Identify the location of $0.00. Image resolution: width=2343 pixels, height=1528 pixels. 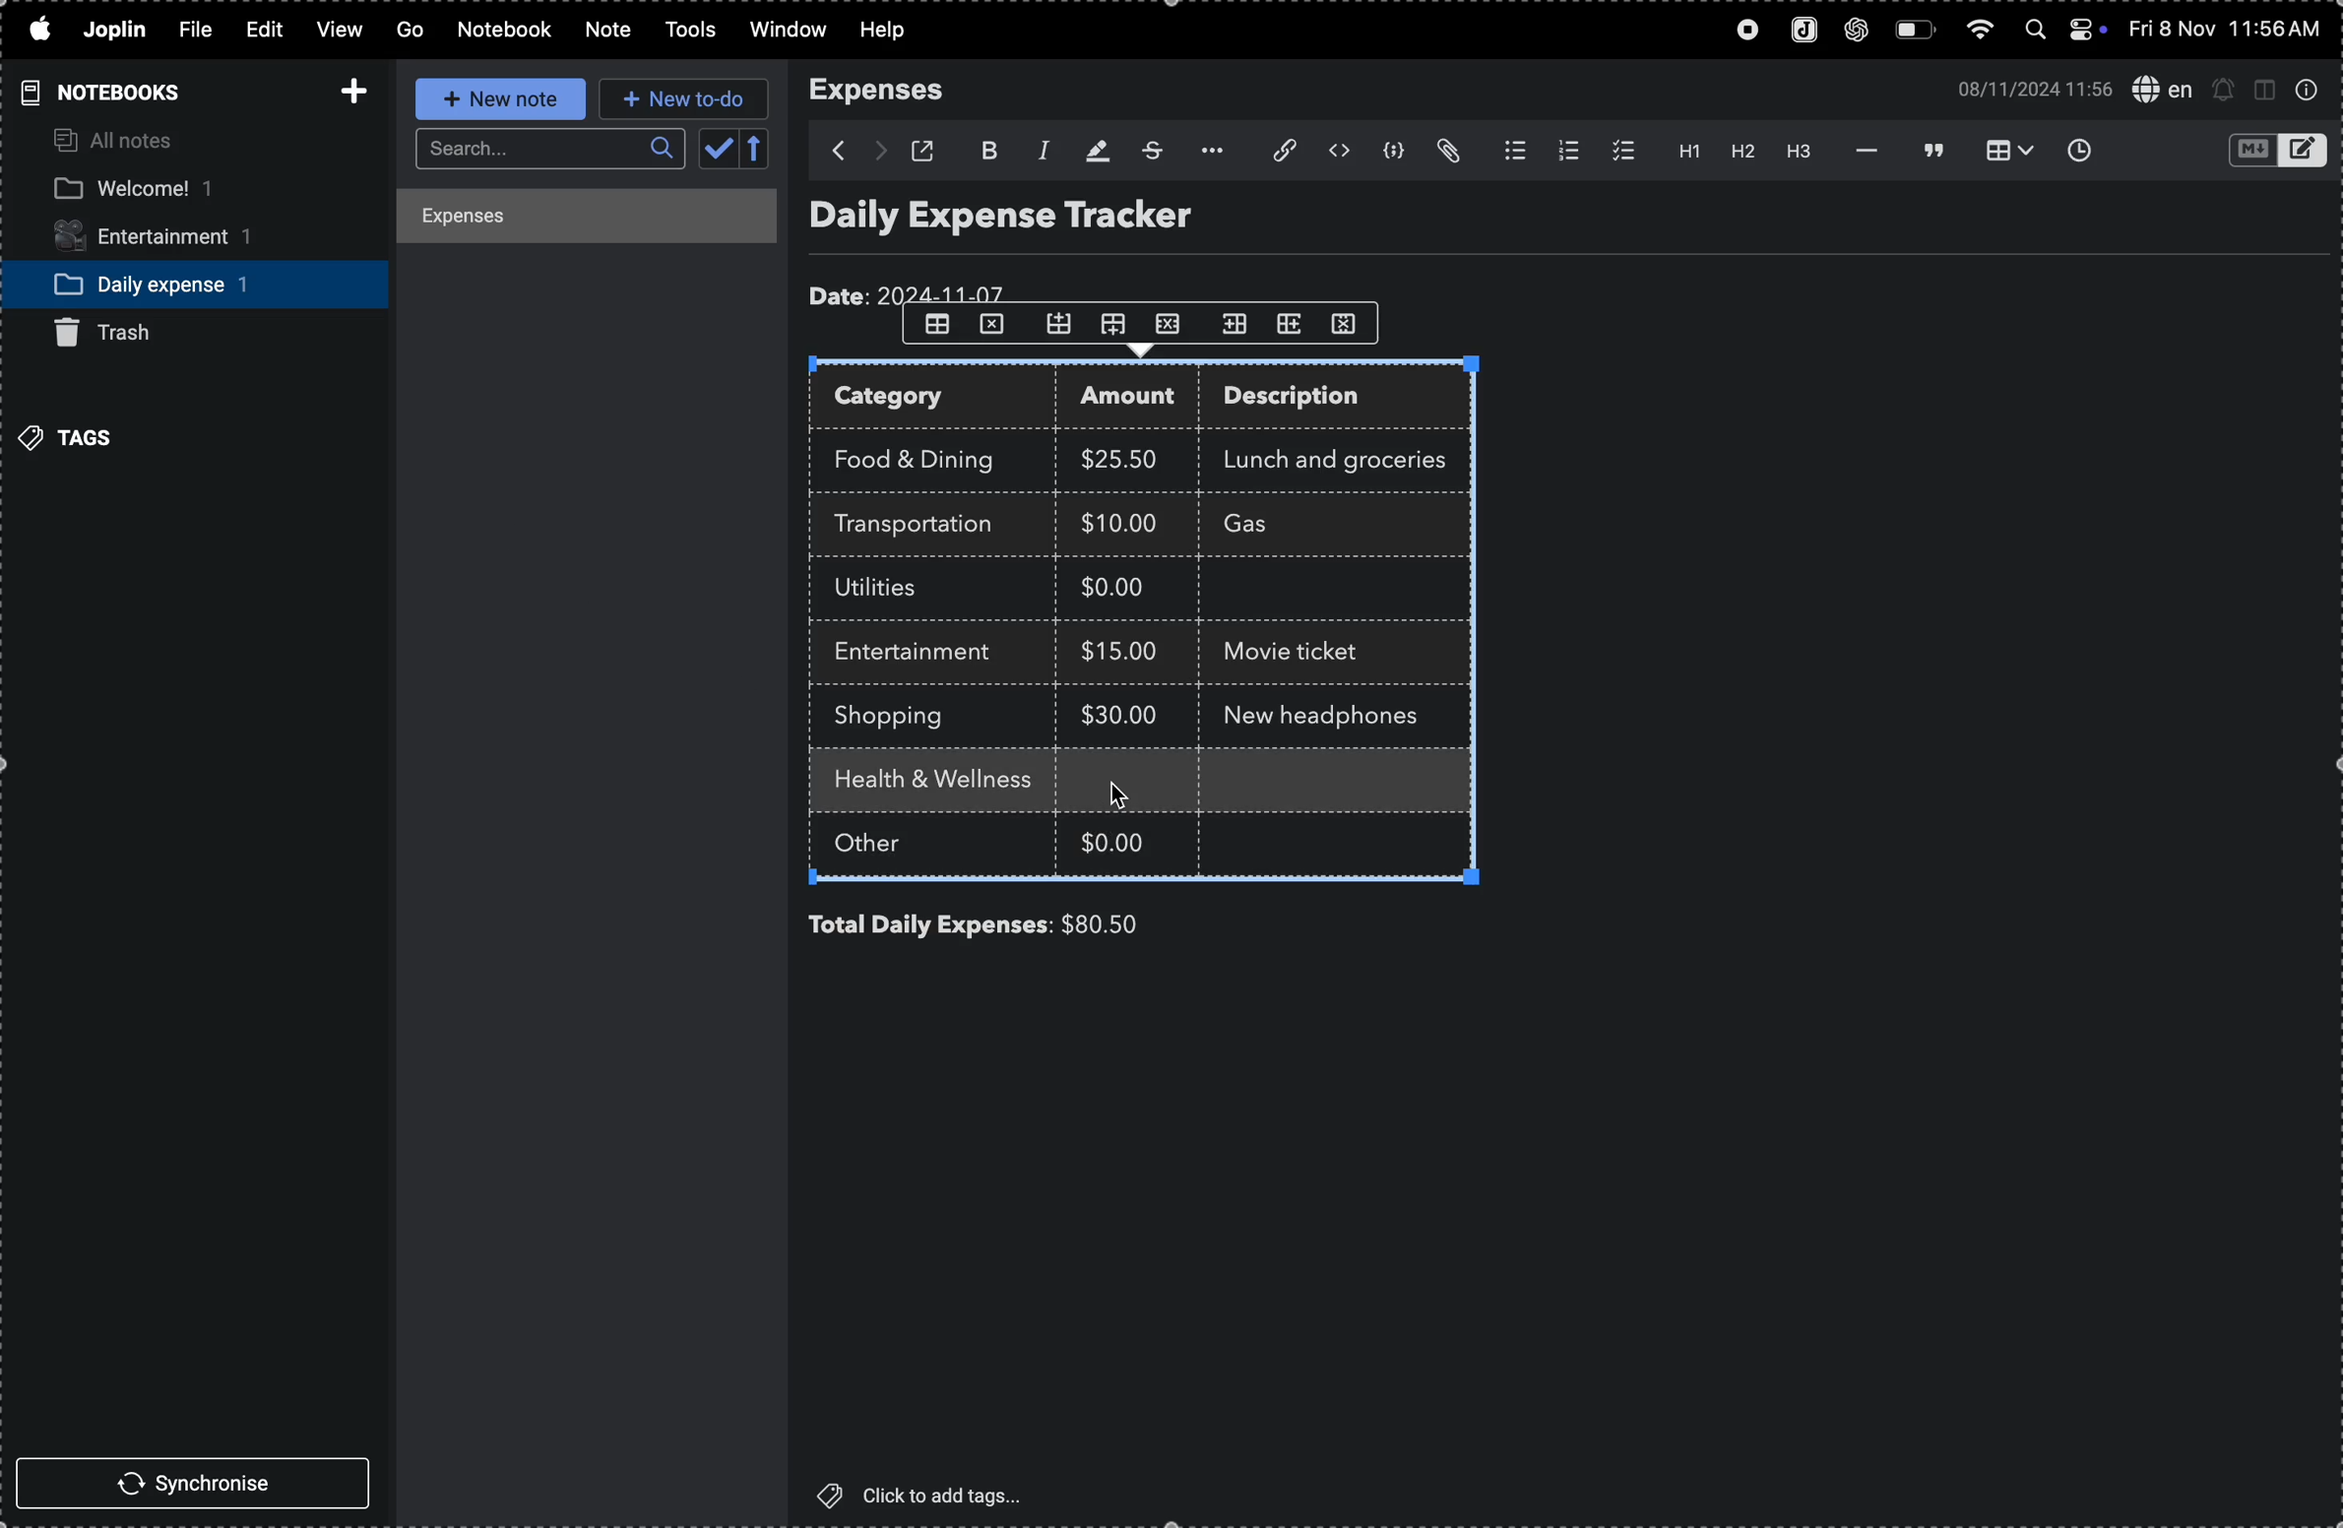
(1125, 591).